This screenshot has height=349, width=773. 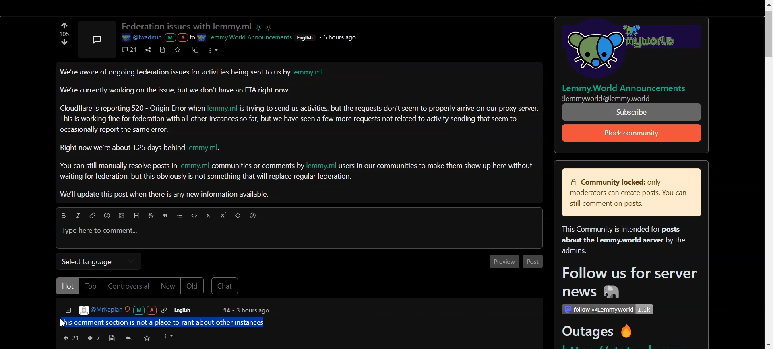 I want to click on This is working fine for federation with all other instances so far, but we have seen a few more requests not related to activity sending that seem to
occasionally report the same error., so click(x=289, y=124).